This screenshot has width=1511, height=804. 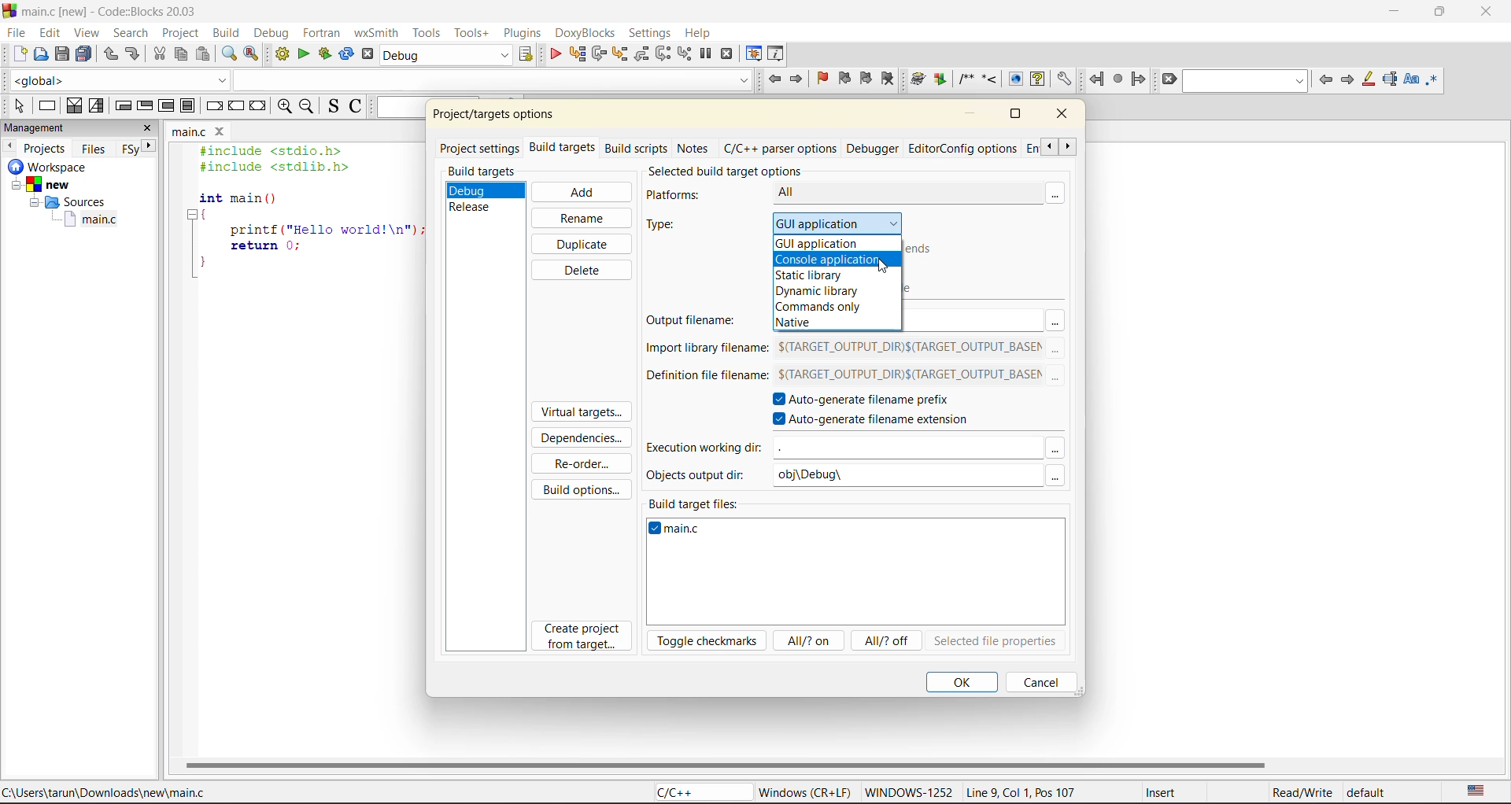 I want to click on debugging windows, so click(x=754, y=54).